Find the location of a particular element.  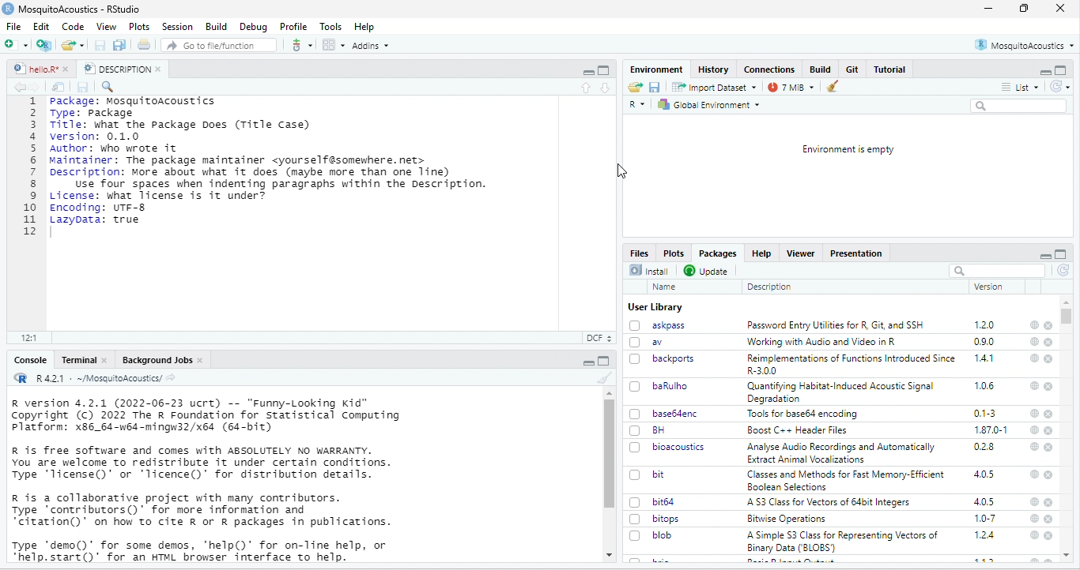

Addins is located at coordinates (371, 45).